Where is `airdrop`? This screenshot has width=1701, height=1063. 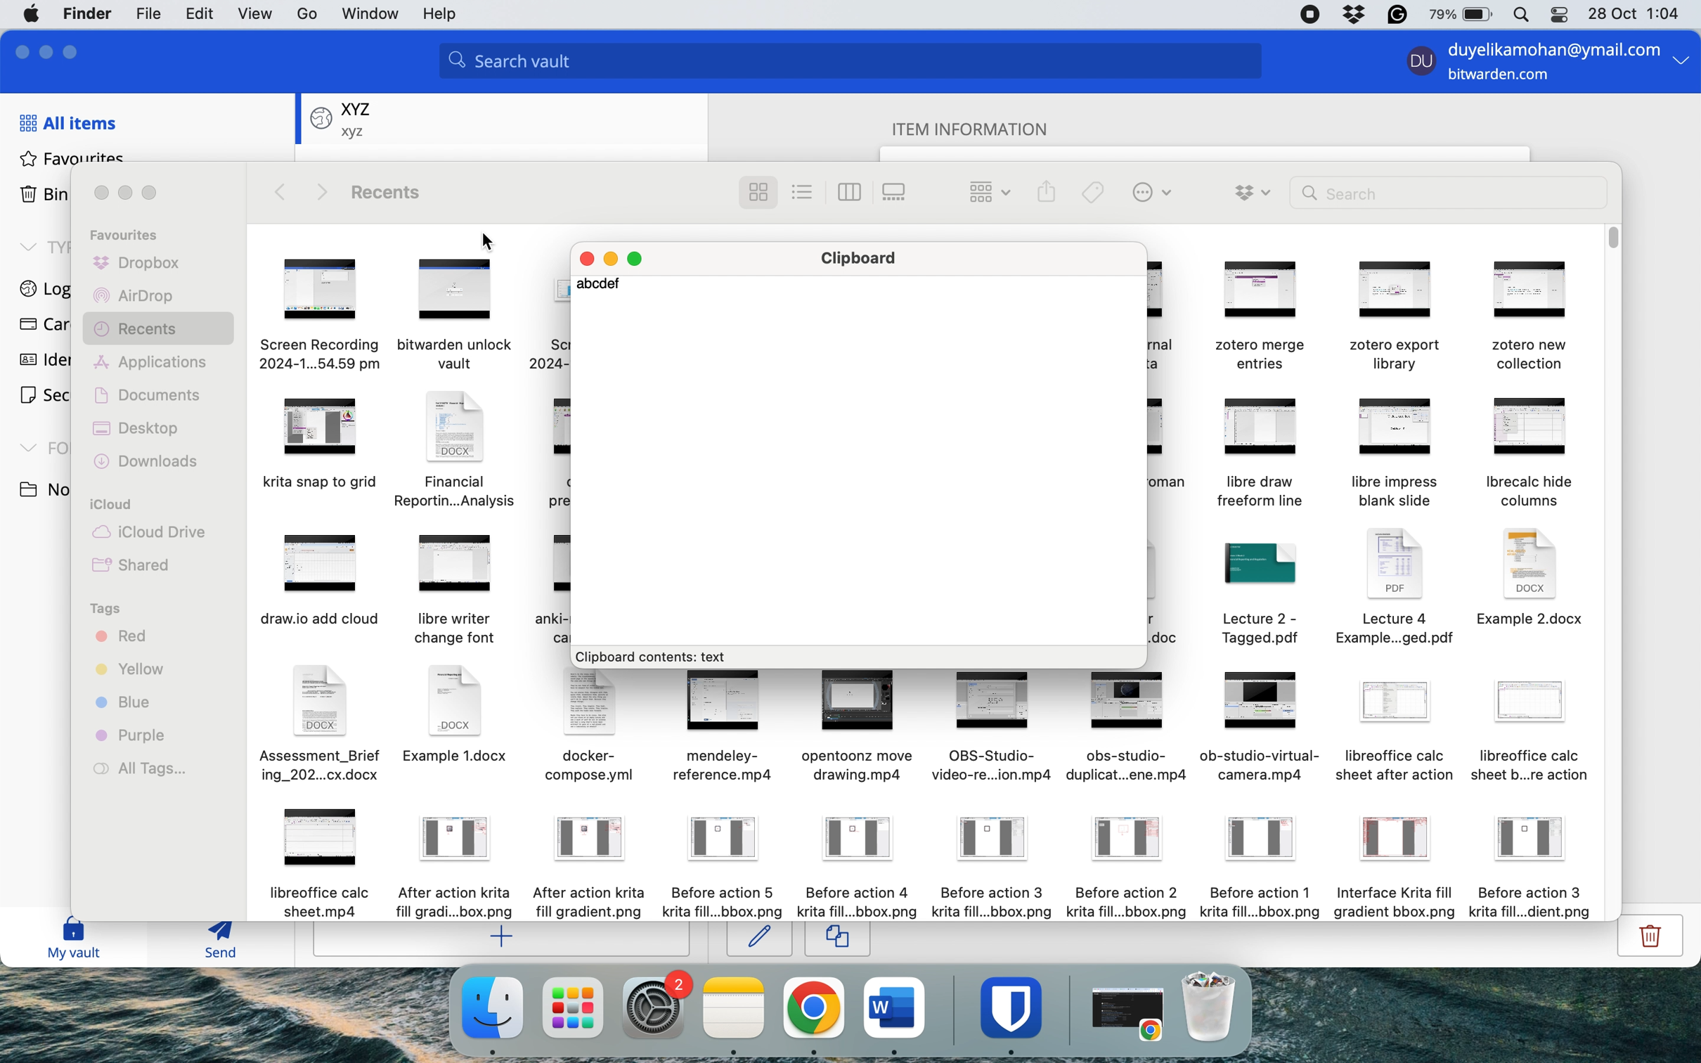
airdrop is located at coordinates (133, 298).